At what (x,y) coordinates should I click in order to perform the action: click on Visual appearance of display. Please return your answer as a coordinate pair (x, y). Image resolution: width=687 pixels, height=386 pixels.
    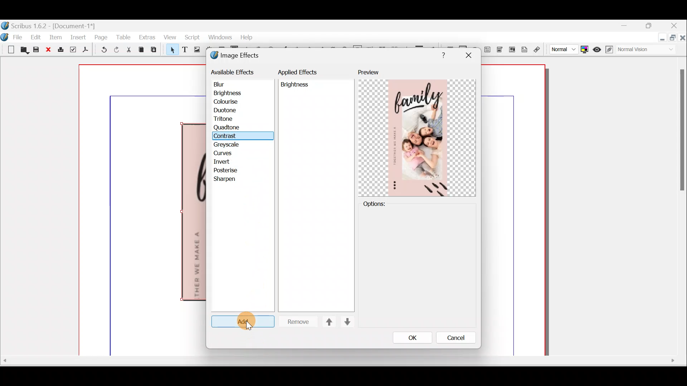
    Looking at the image, I should click on (649, 50).